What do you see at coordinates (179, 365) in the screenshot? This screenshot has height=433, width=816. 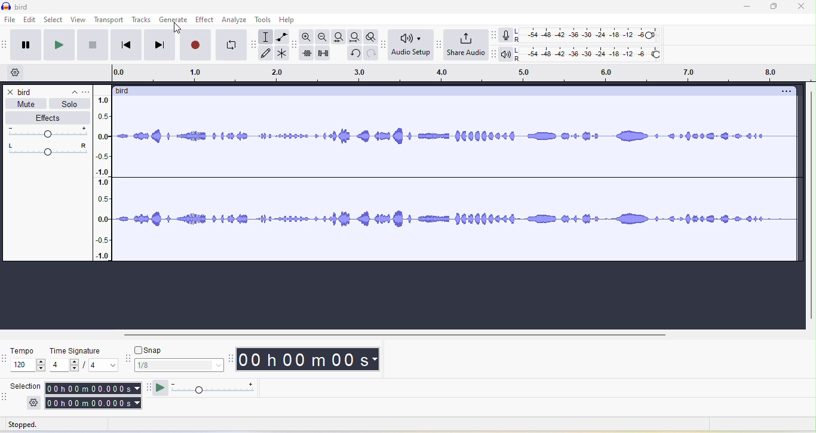 I see `1/8` at bounding box center [179, 365].